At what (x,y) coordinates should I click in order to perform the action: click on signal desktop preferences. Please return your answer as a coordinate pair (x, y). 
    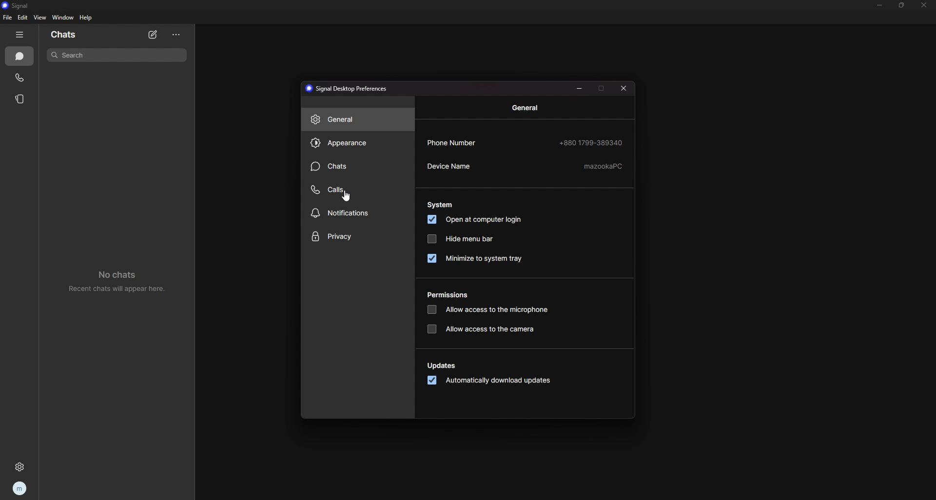
    Looking at the image, I should click on (349, 88).